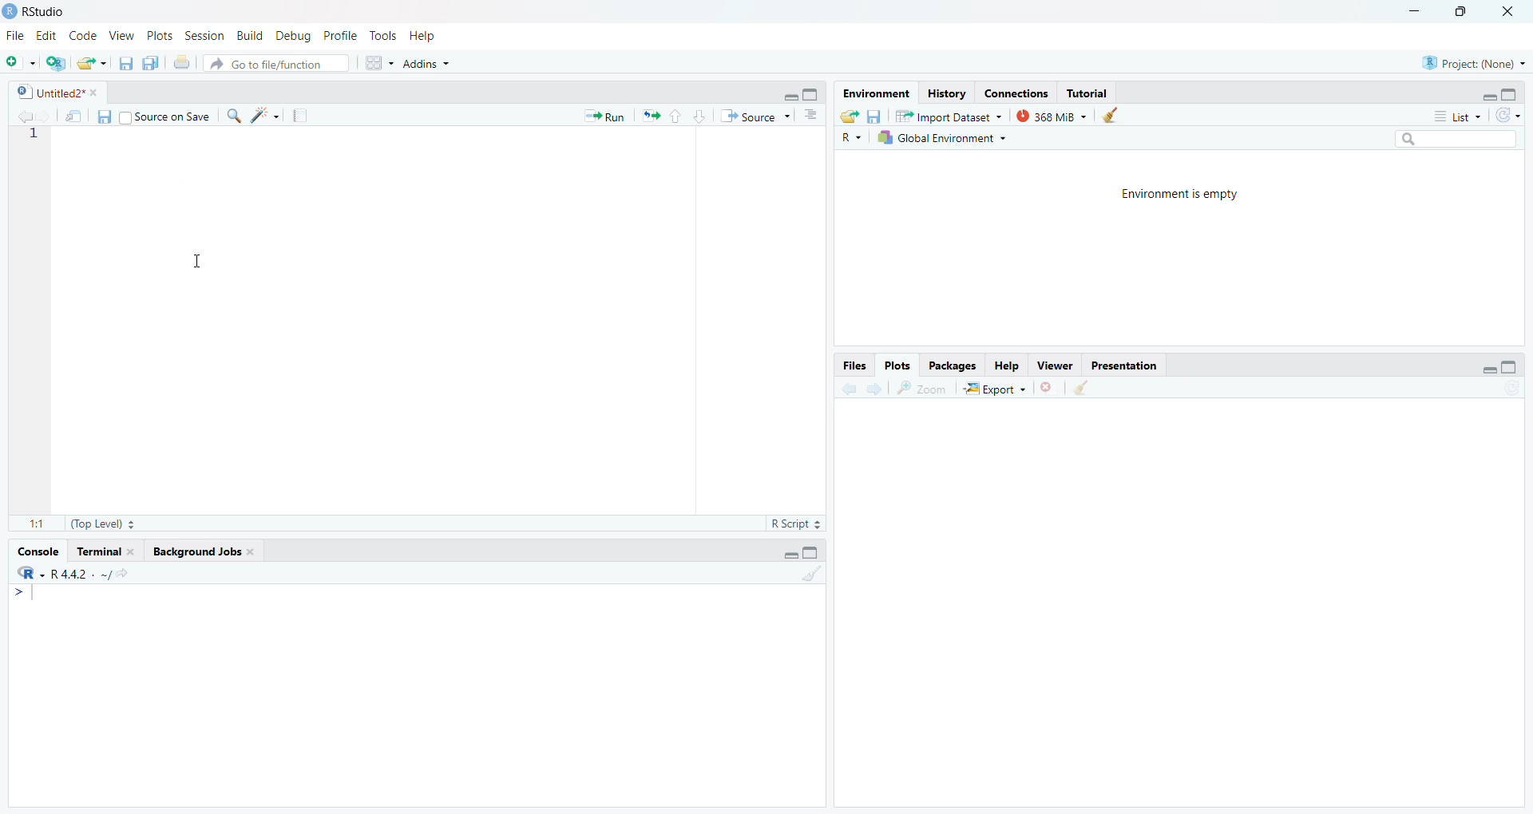  I want to click on Global Environment ~, so click(942, 138).